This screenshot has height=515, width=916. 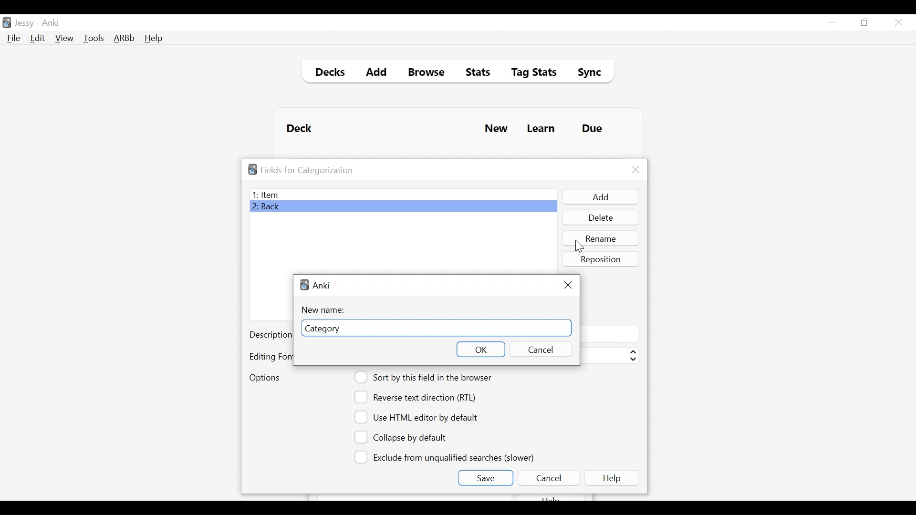 I want to click on Text to Show inside the field when empty, so click(x=609, y=334).